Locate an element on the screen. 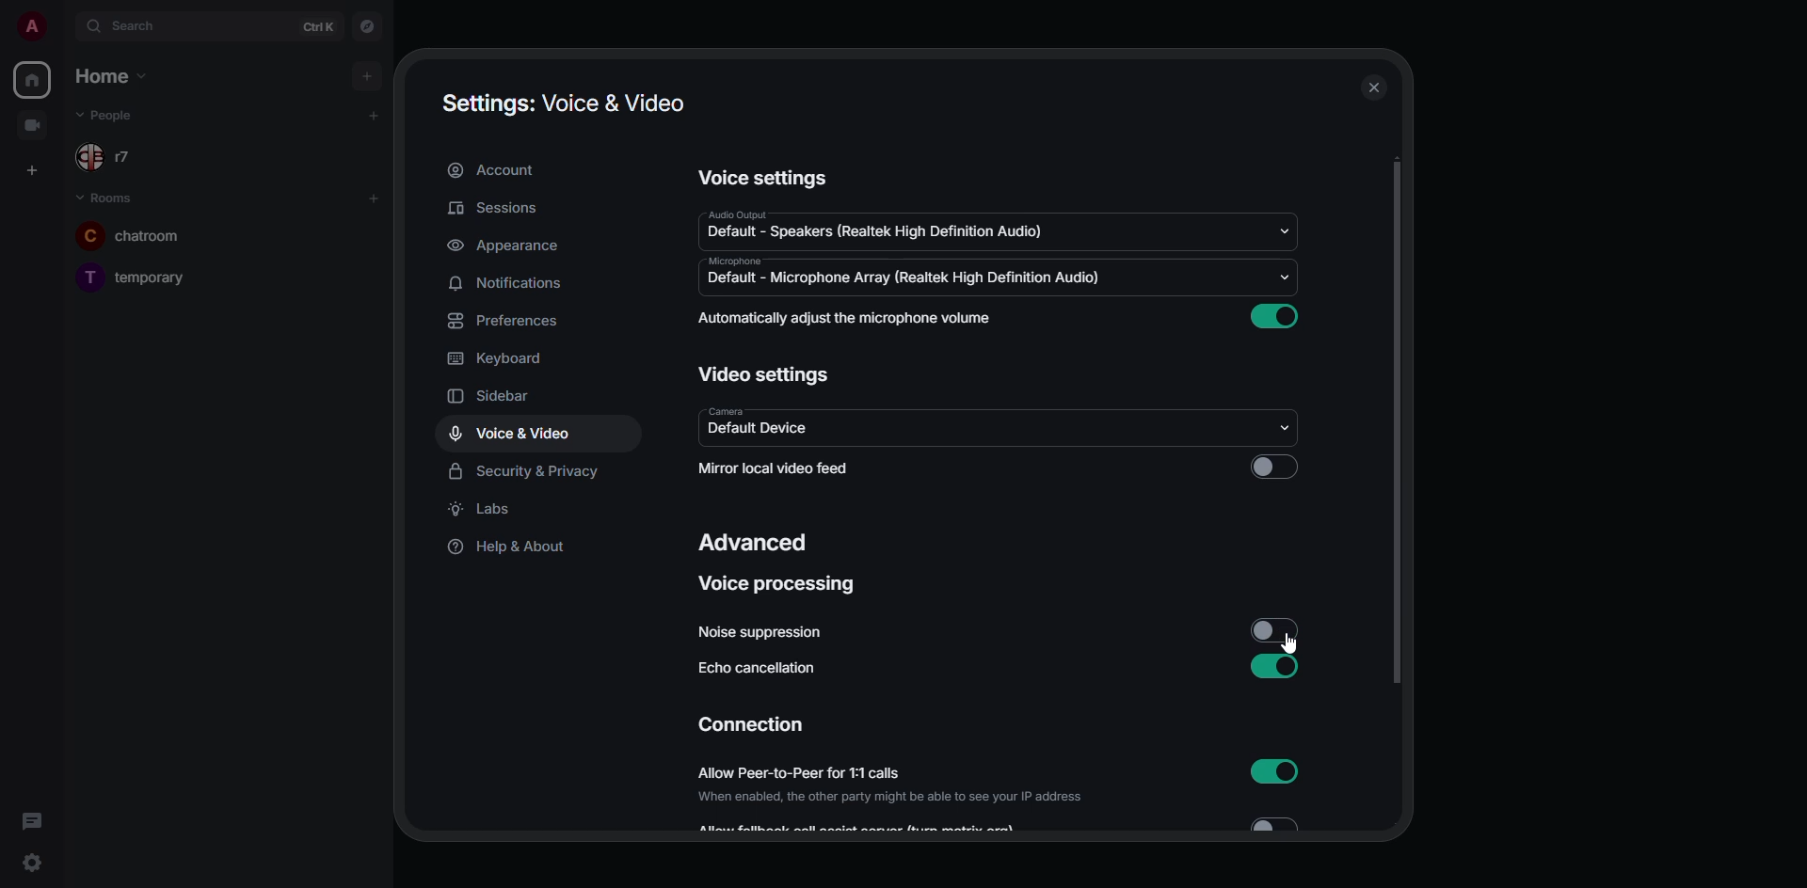 The height and width of the screenshot is (888, 1807). sidebar is located at coordinates (499, 394).